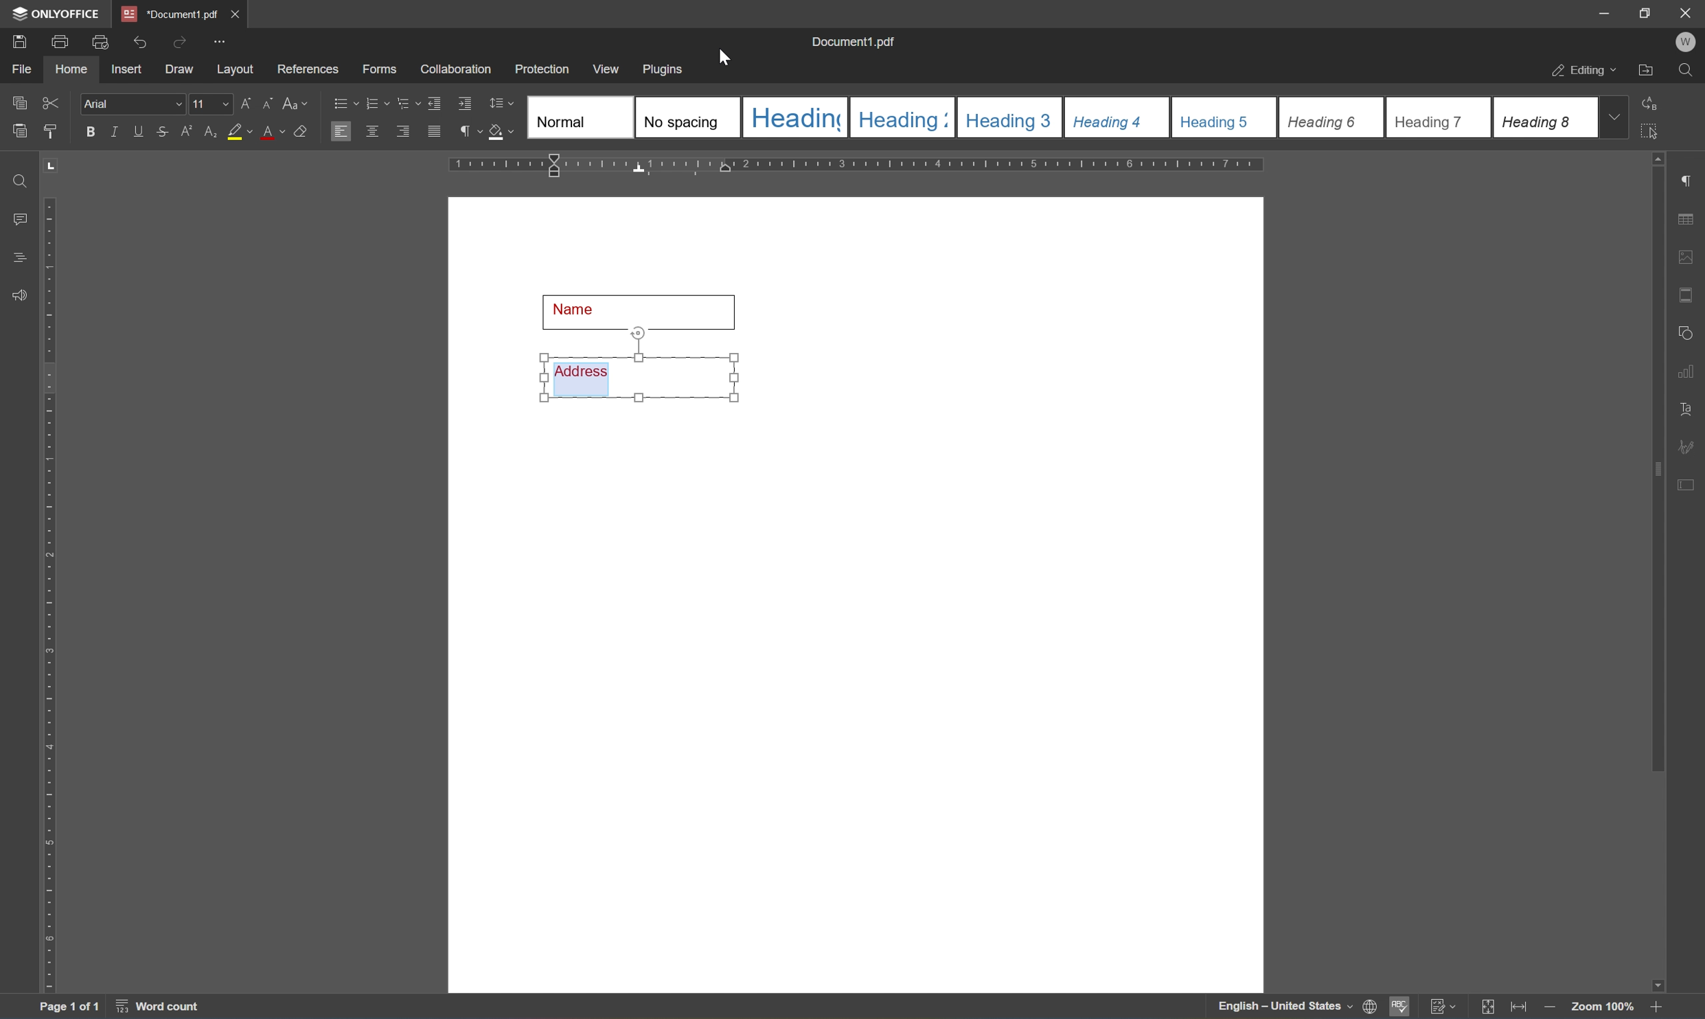 The width and height of the screenshot is (1705, 1019). I want to click on image settings, so click(1686, 255).